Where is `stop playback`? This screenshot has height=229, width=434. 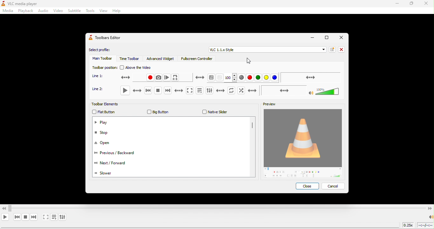
stop playback is located at coordinates (25, 217).